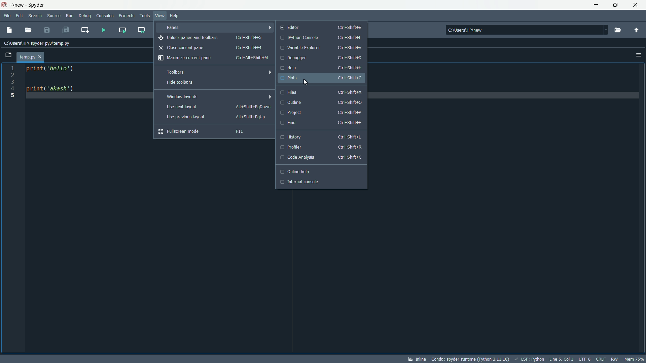 The height and width of the screenshot is (363, 646). What do you see at coordinates (104, 15) in the screenshot?
I see `consoles menu` at bounding box center [104, 15].